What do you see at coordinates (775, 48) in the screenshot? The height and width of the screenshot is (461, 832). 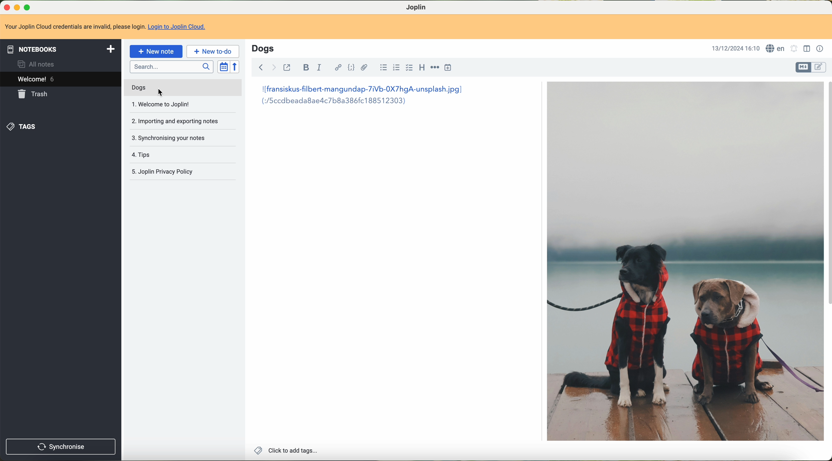 I see `language` at bounding box center [775, 48].